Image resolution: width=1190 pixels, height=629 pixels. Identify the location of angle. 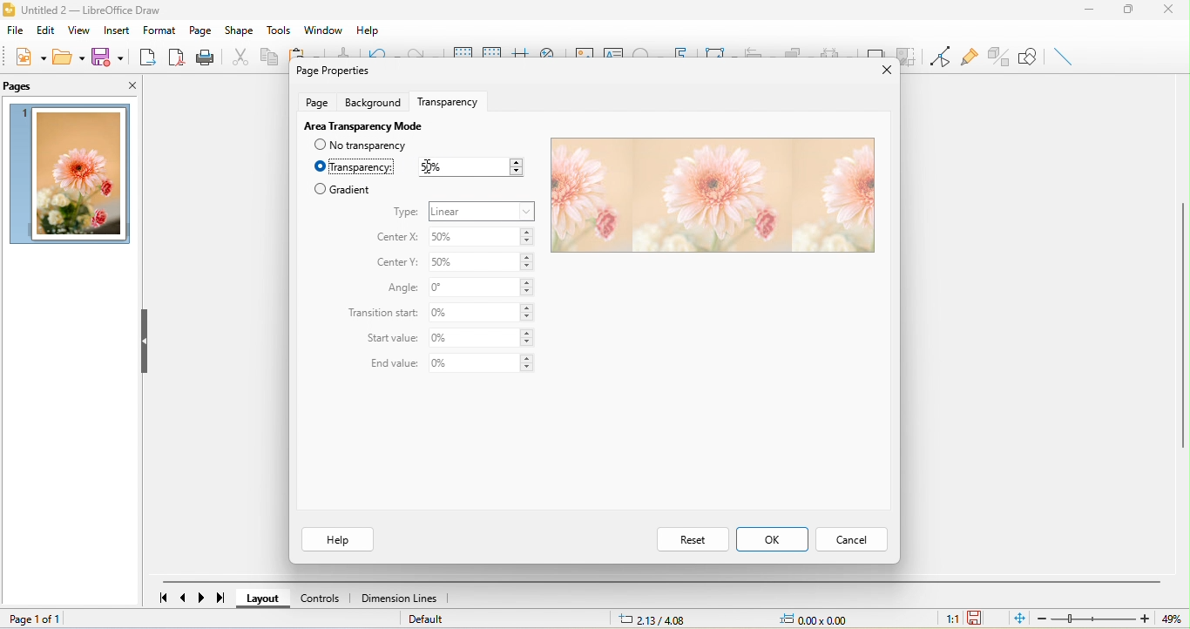
(399, 288).